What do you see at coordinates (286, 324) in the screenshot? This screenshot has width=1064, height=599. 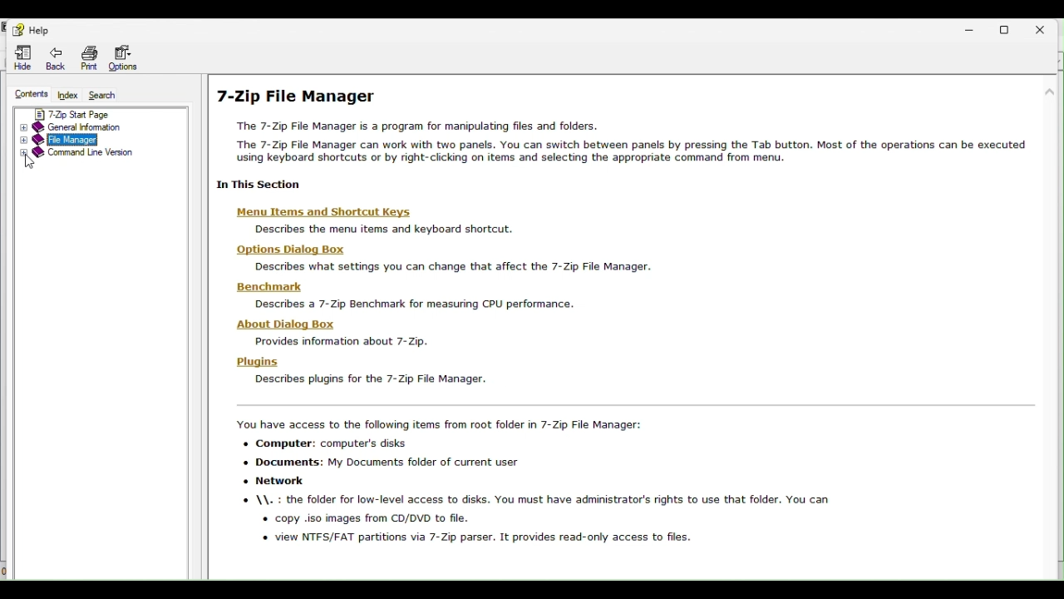 I see `| About Dialog Box` at bounding box center [286, 324].